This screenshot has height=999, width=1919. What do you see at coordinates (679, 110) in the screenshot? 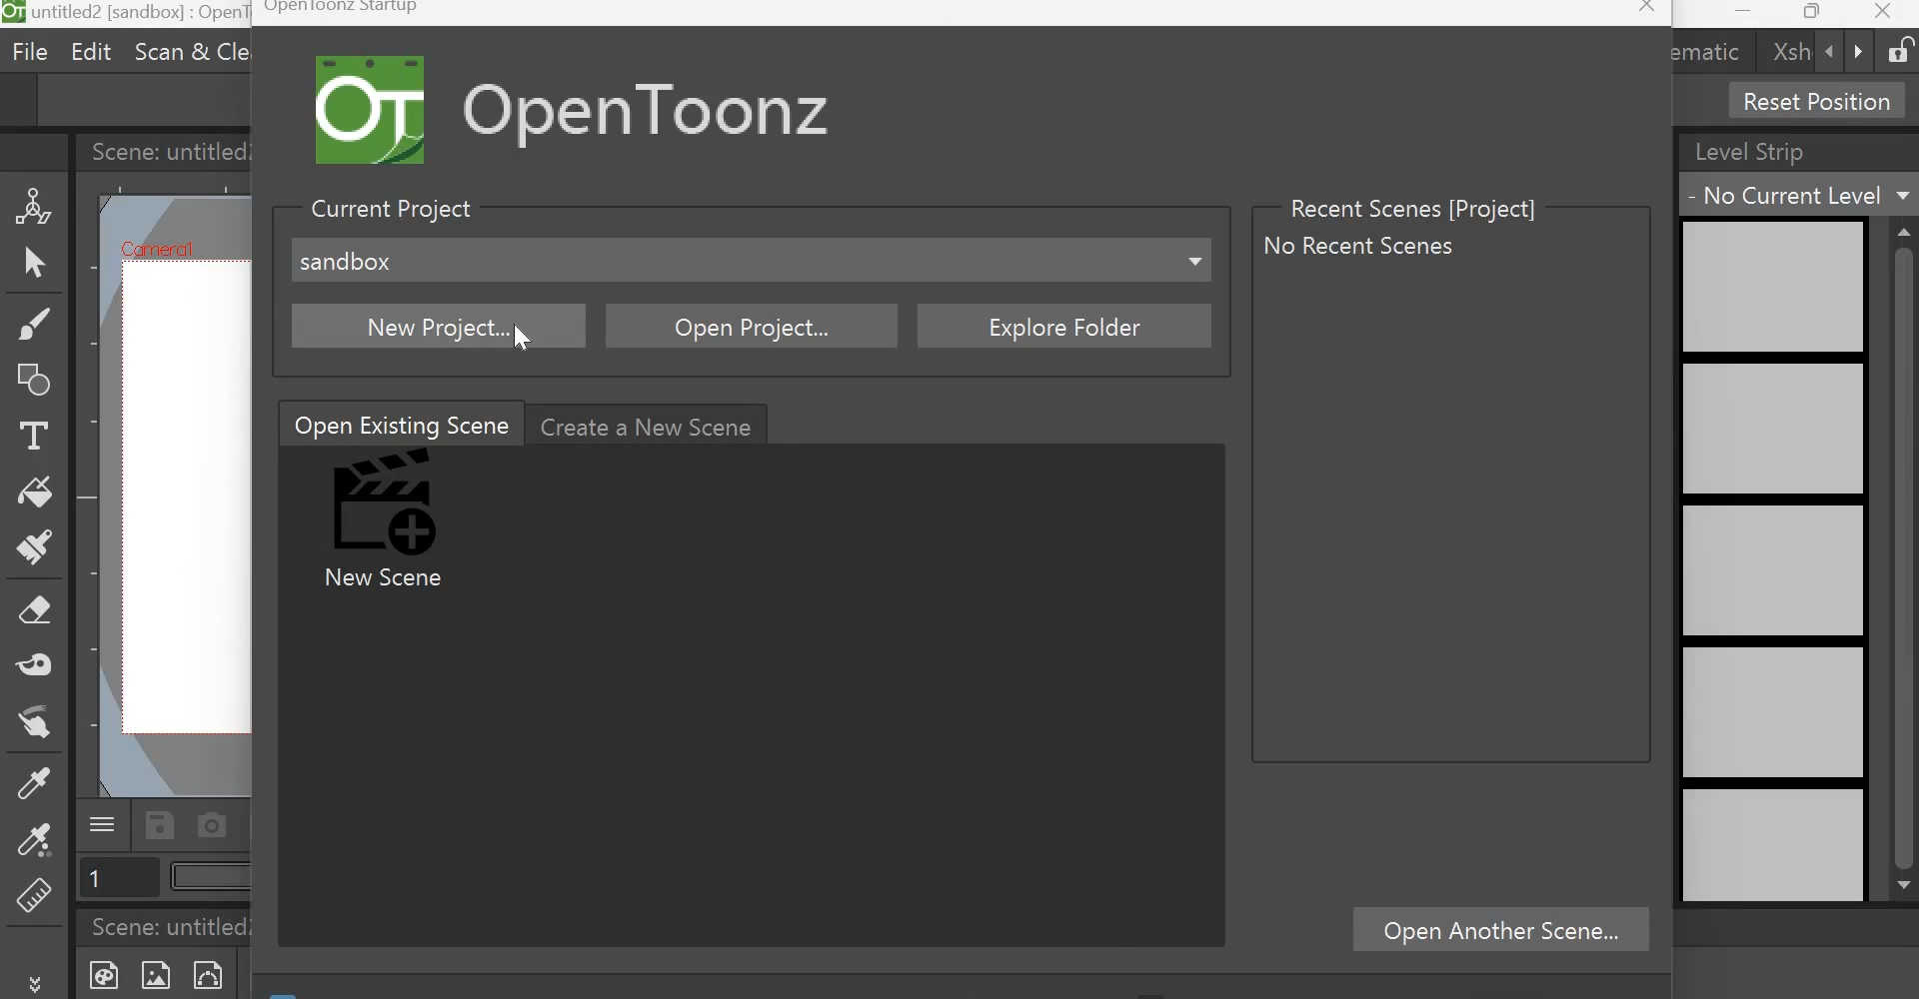
I see `Open Toonz` at bounding box center [679, 110].